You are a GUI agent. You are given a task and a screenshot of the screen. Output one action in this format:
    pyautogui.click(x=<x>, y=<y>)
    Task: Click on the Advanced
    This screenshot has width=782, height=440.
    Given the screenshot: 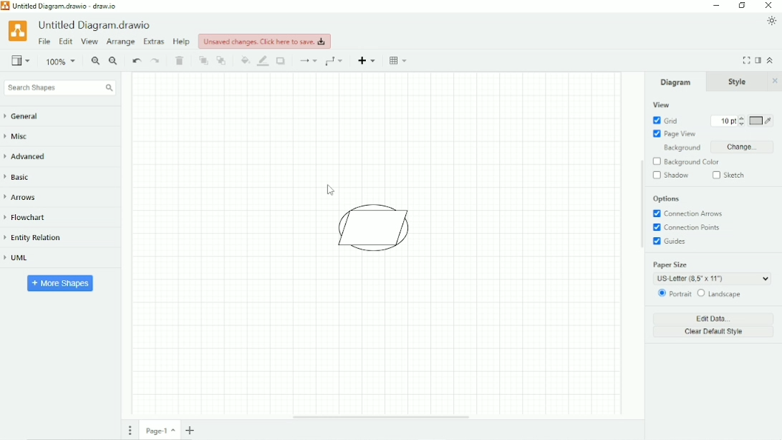 What is the action you would take?
    pyautogui.click(x=30, y=156)
    